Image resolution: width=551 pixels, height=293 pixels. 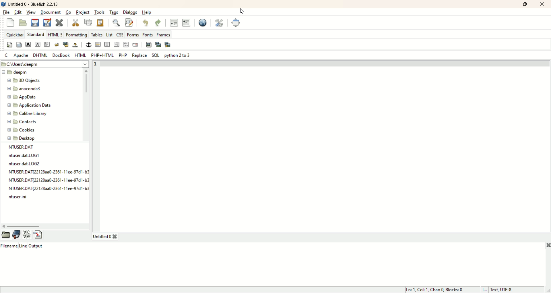 I want to click on vertical scroll bar, so click(x=86, y=113).